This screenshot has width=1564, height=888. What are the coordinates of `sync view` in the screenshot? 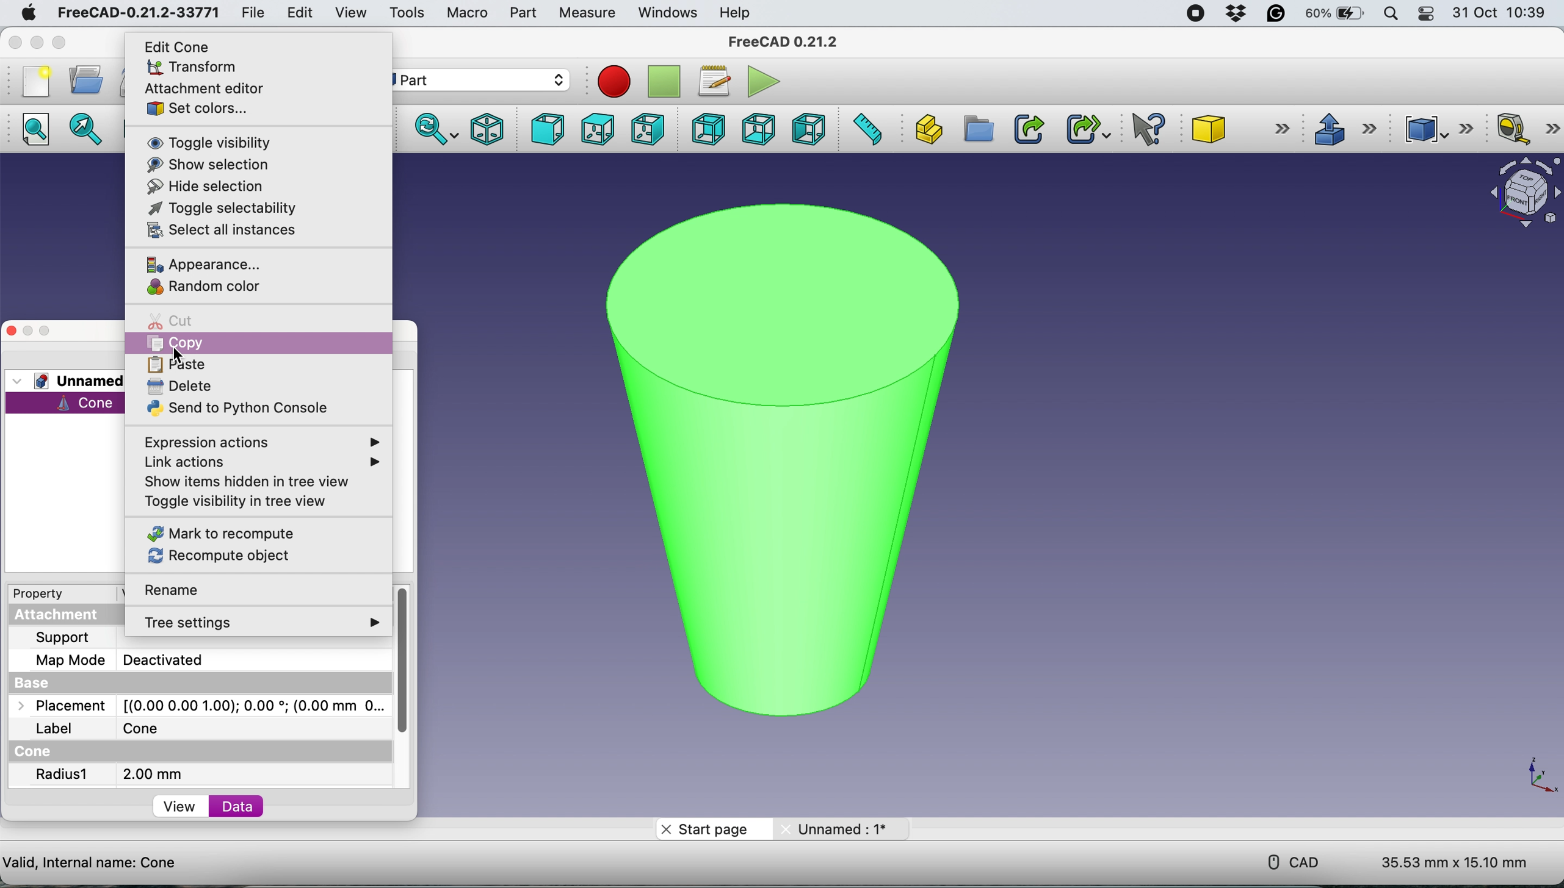 It's located at (433, 129).